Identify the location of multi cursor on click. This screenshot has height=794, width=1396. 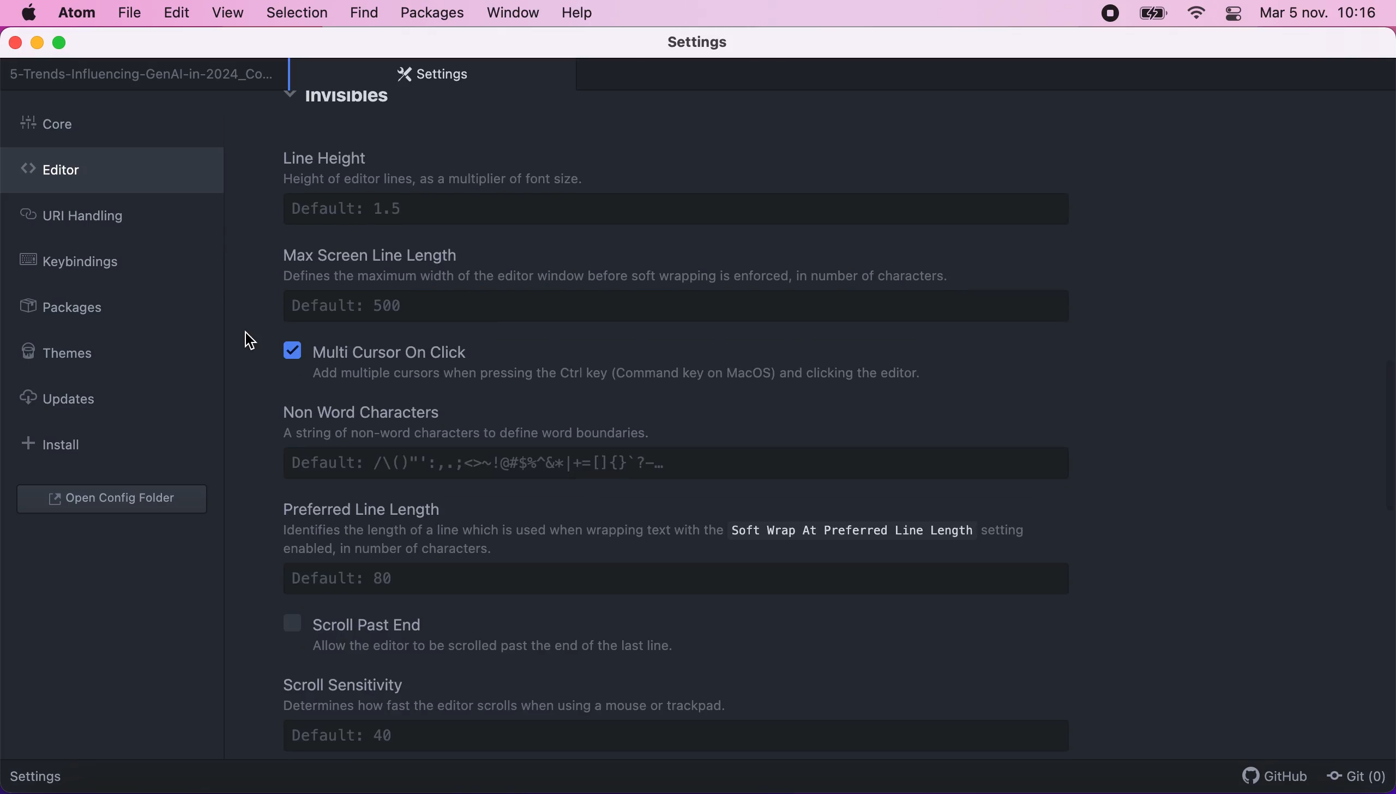
(612, 366).